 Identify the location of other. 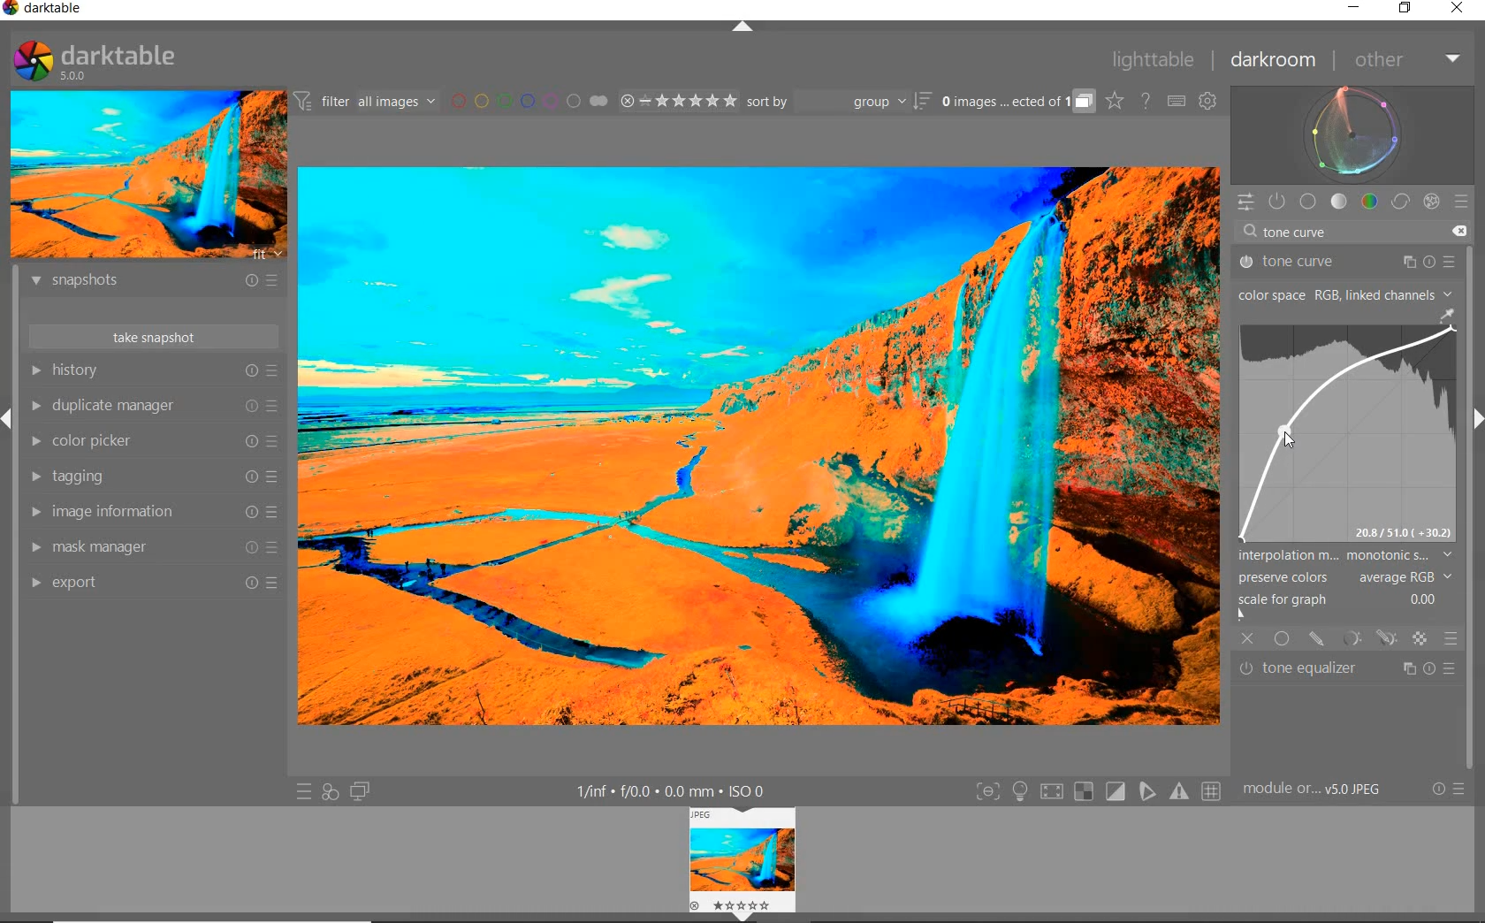
(1404, 59).